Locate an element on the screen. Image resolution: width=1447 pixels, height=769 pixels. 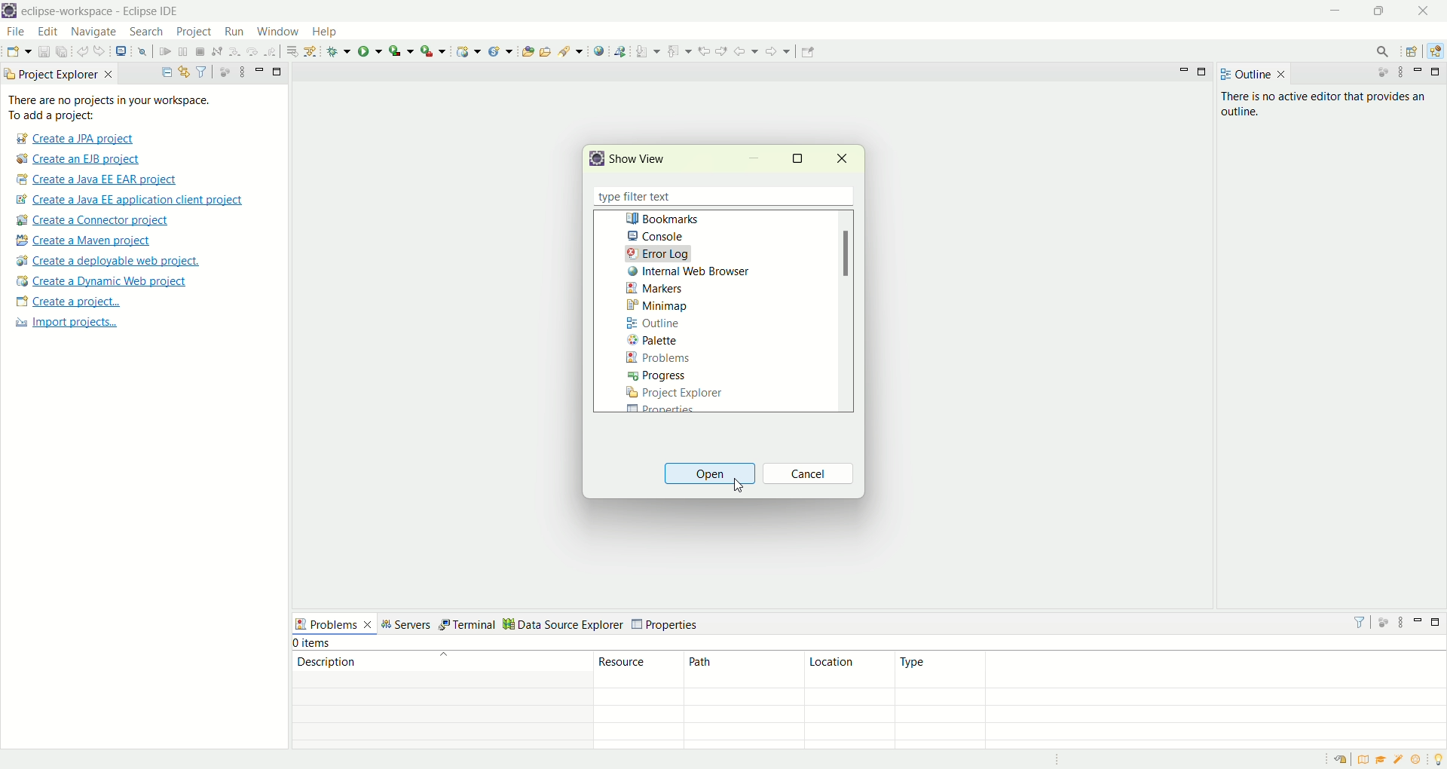
open type is located at coordinates (527, 50).